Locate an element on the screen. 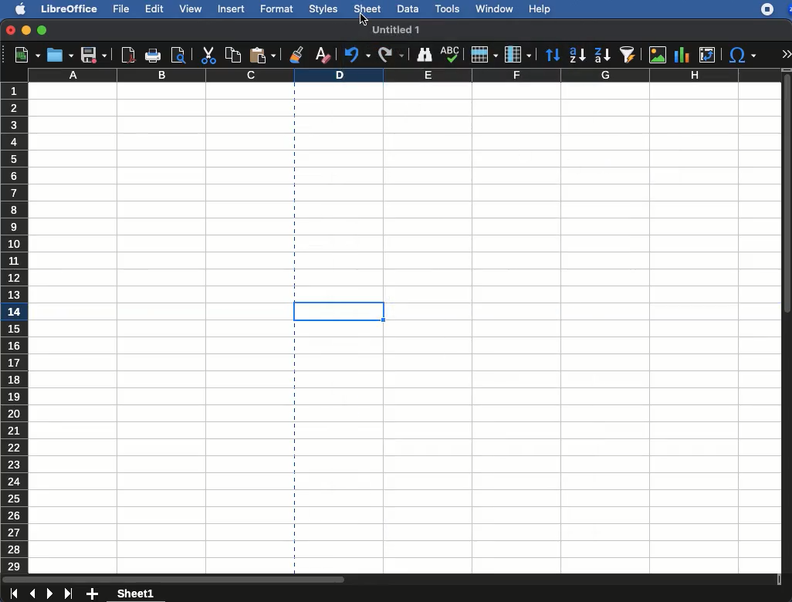  help is located at coordinates (540, 9).